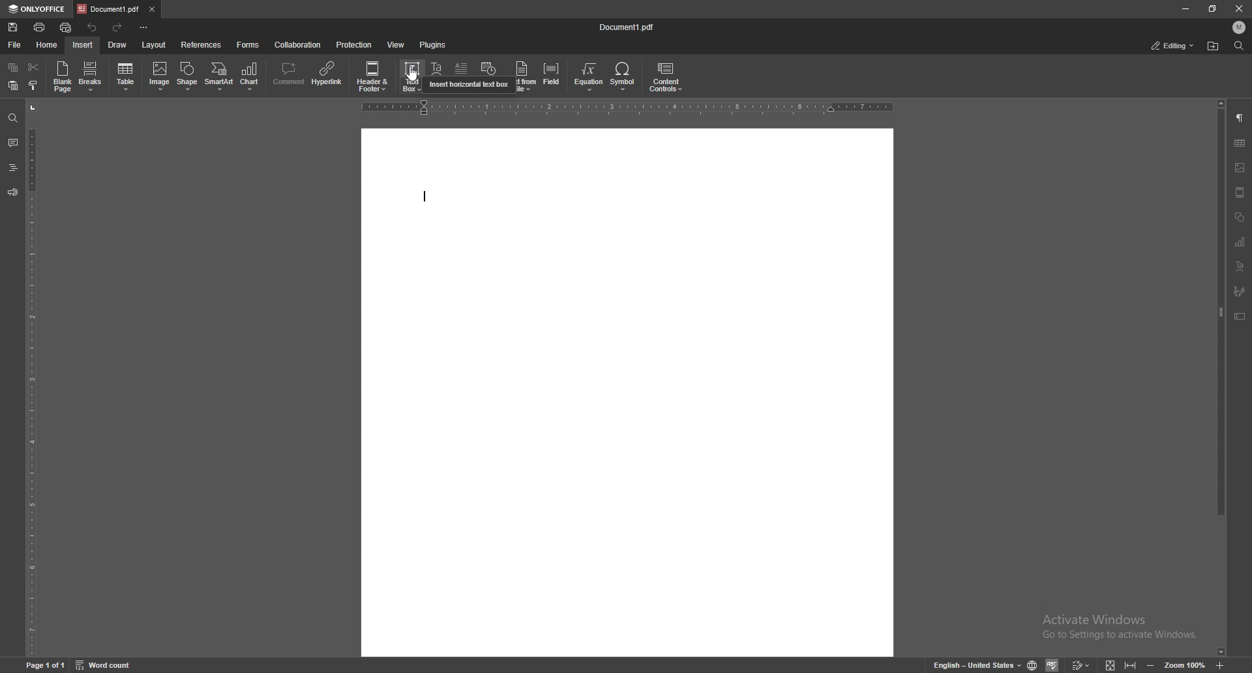 Image resolution: width=1252 pixels, height=673 pixels. What do you see at coordinates (1119, 666) in the screenshot?
I see `expand` at bounding box center [1119, 666].